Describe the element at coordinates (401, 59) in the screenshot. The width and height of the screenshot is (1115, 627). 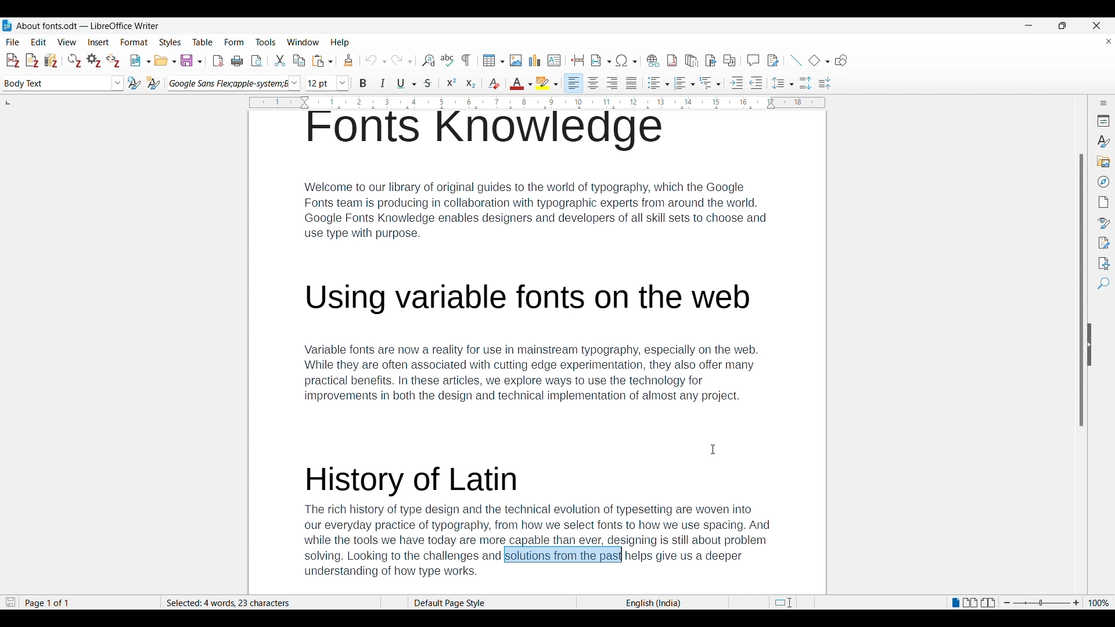
I see `Redo` at that location.